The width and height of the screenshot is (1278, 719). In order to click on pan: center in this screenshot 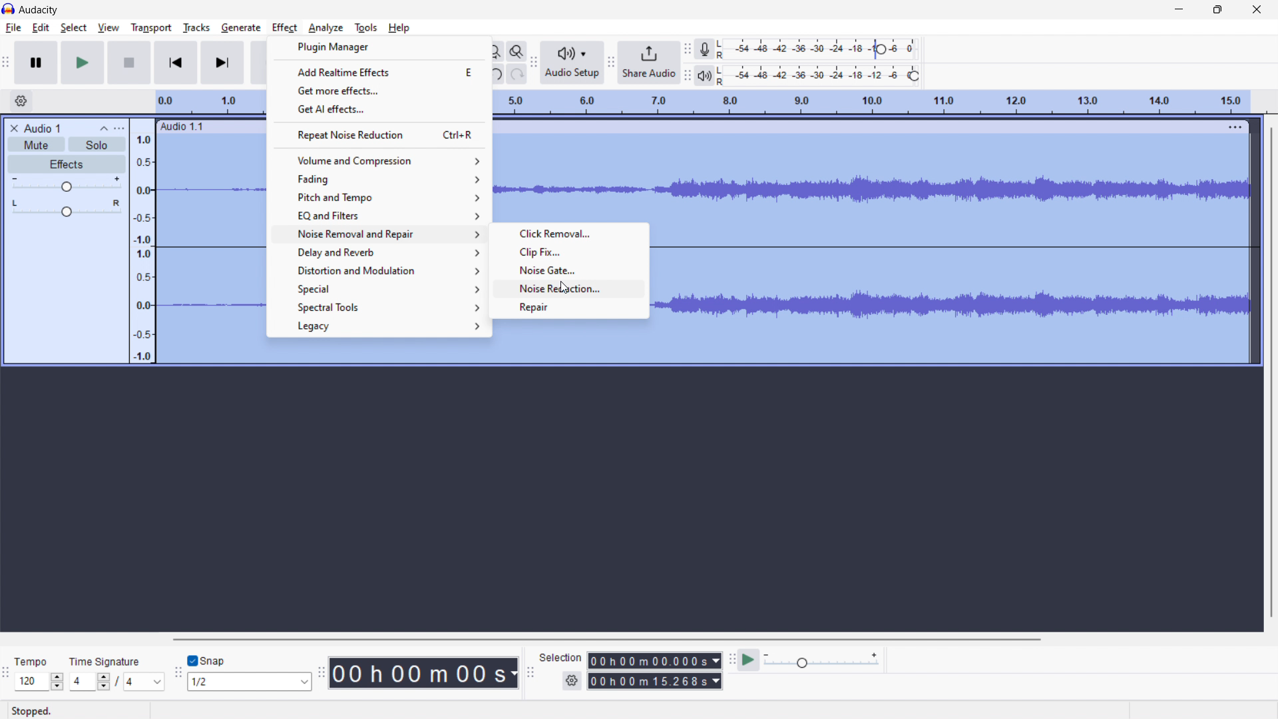, I will do `click(67, 208)`.